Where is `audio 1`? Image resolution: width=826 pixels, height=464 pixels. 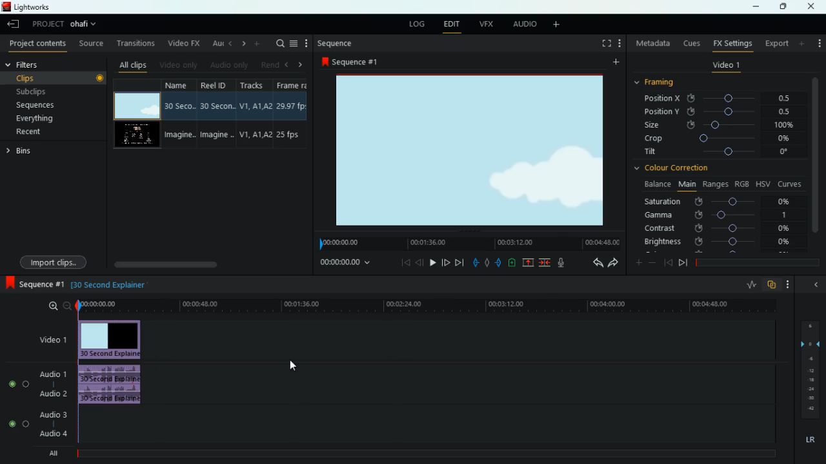 audio 1 is located at coordinates (50, 372).